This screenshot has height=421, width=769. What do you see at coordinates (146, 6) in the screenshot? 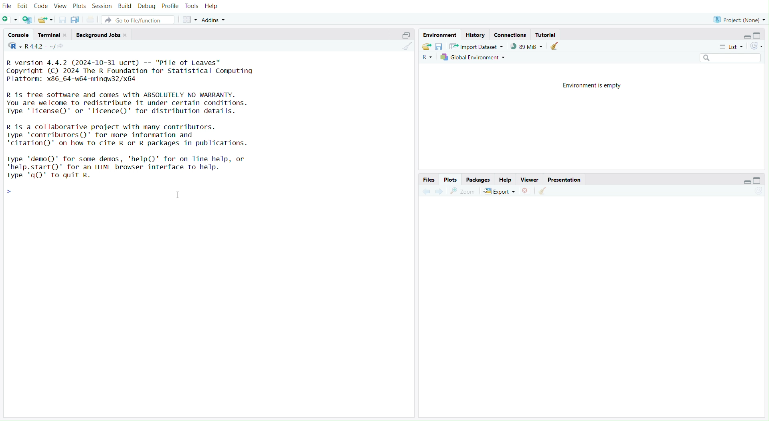
I see `Debug` at bounding box center [146, 6].